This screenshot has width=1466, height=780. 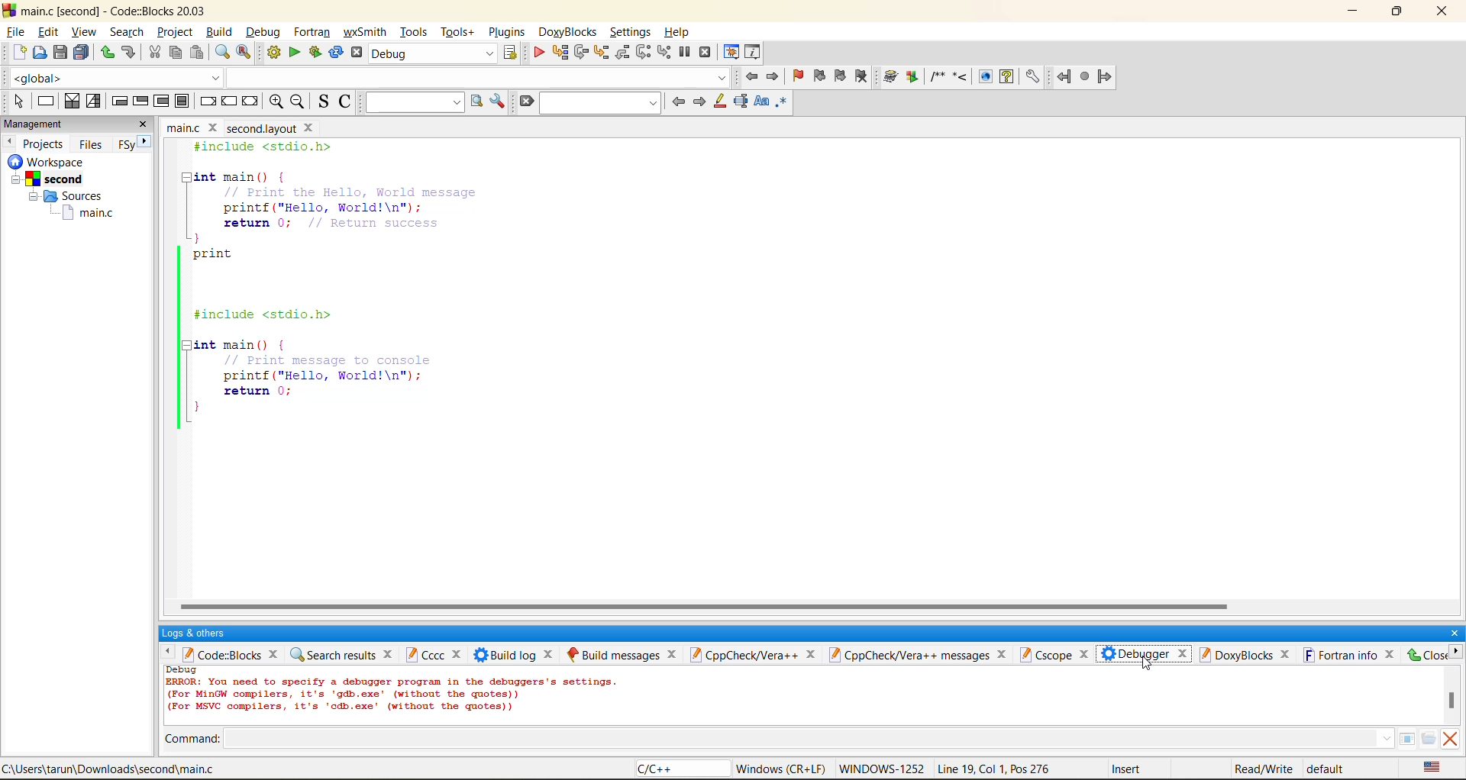 What do you see at coordinates (92, 143) in the screenshot?
I see `files` at bounding box center [92, 143].